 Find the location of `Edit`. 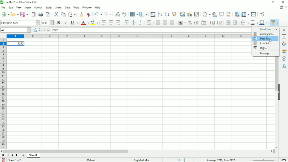

Edit is located at coordinates (11, 7).